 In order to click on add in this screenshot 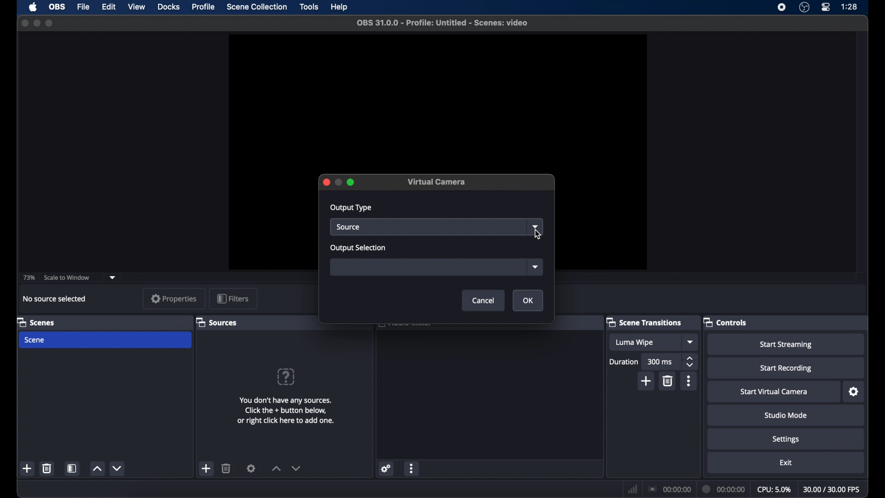, I will do `click(206, 468)`.